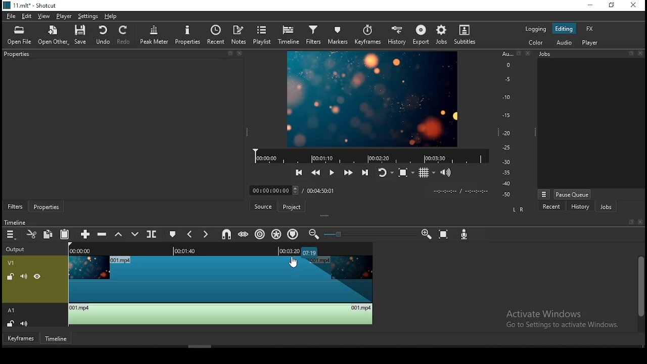 The height and width of the screenshot is (364, 647). I want to click on split at playhead, so click(153, 234).